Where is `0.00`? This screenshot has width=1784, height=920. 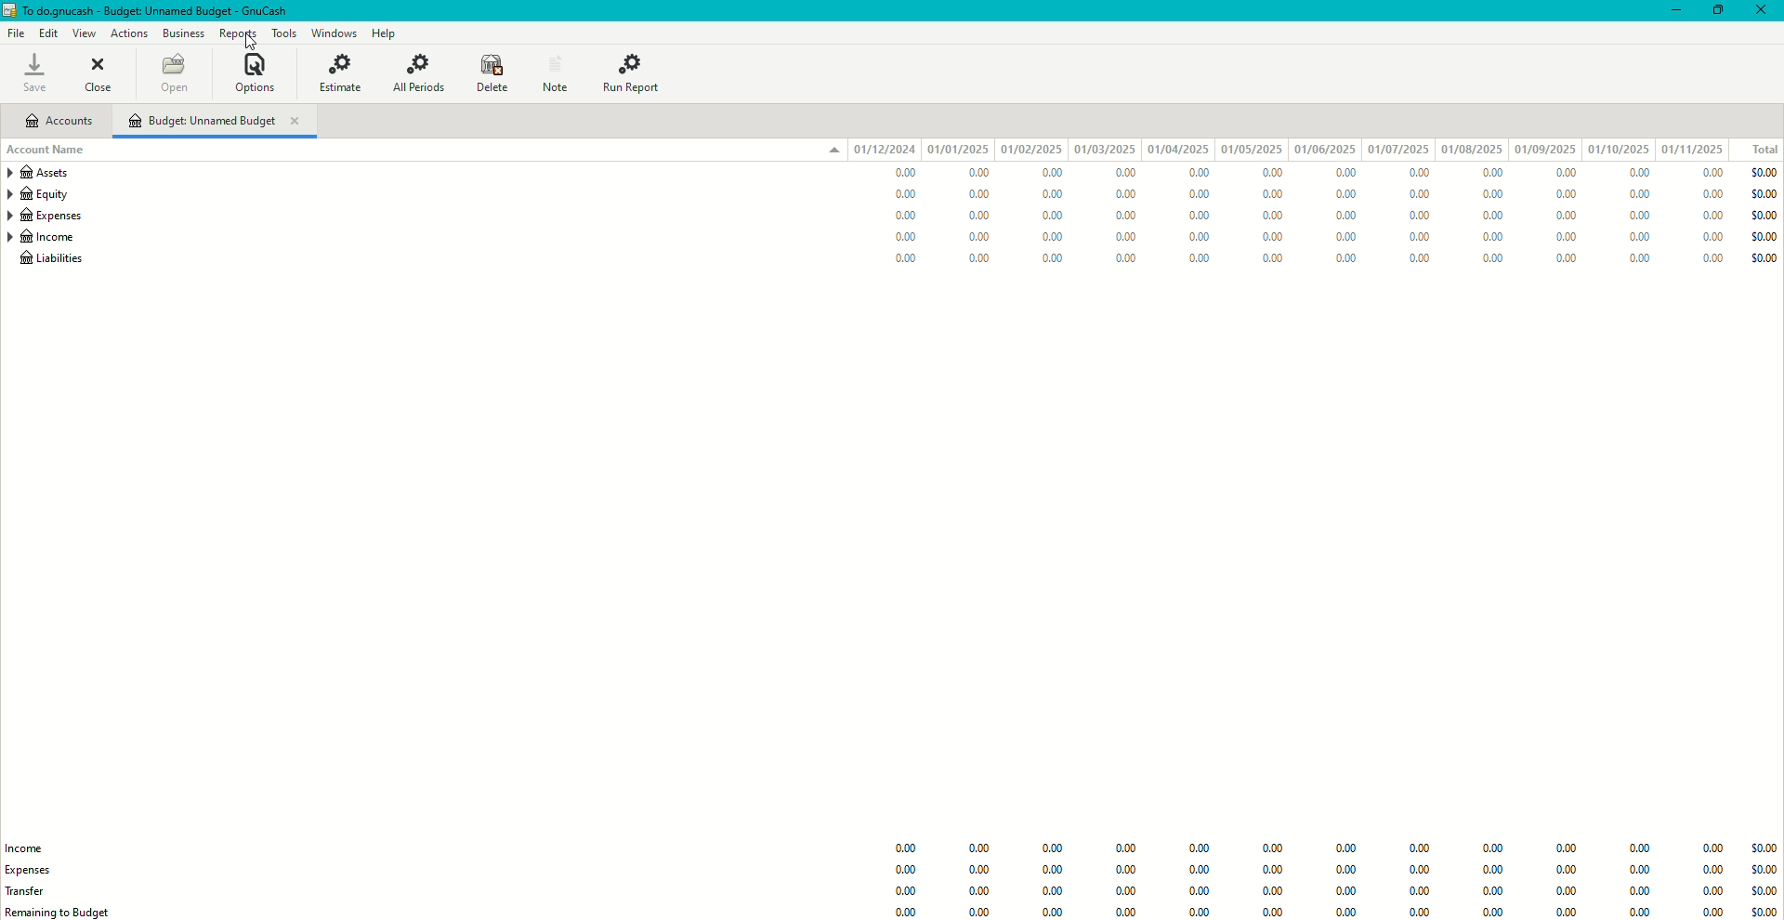
0.00 is located at coordinates (1490, 913).